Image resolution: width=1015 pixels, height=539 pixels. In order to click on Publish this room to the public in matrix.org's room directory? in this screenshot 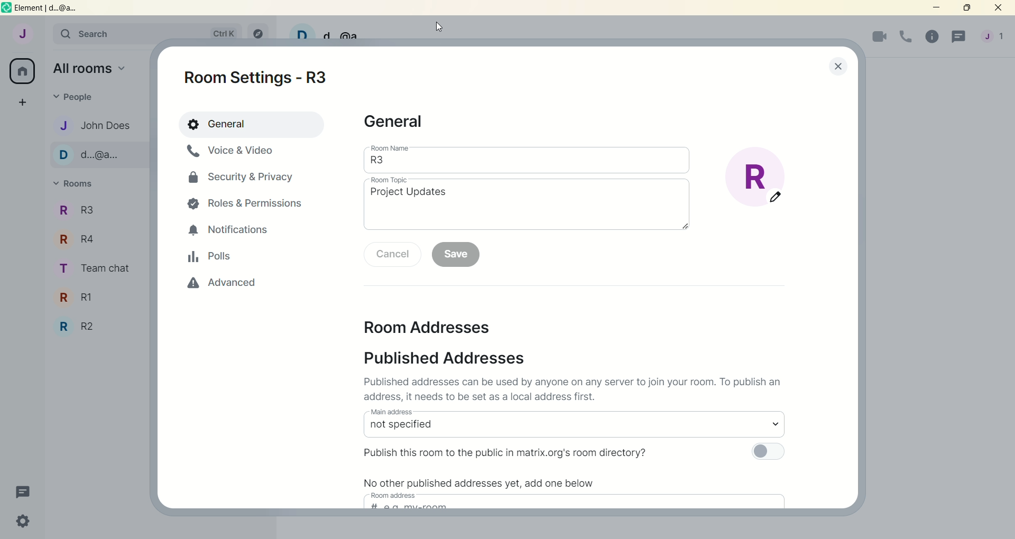, I will do `click(503, 453)`.